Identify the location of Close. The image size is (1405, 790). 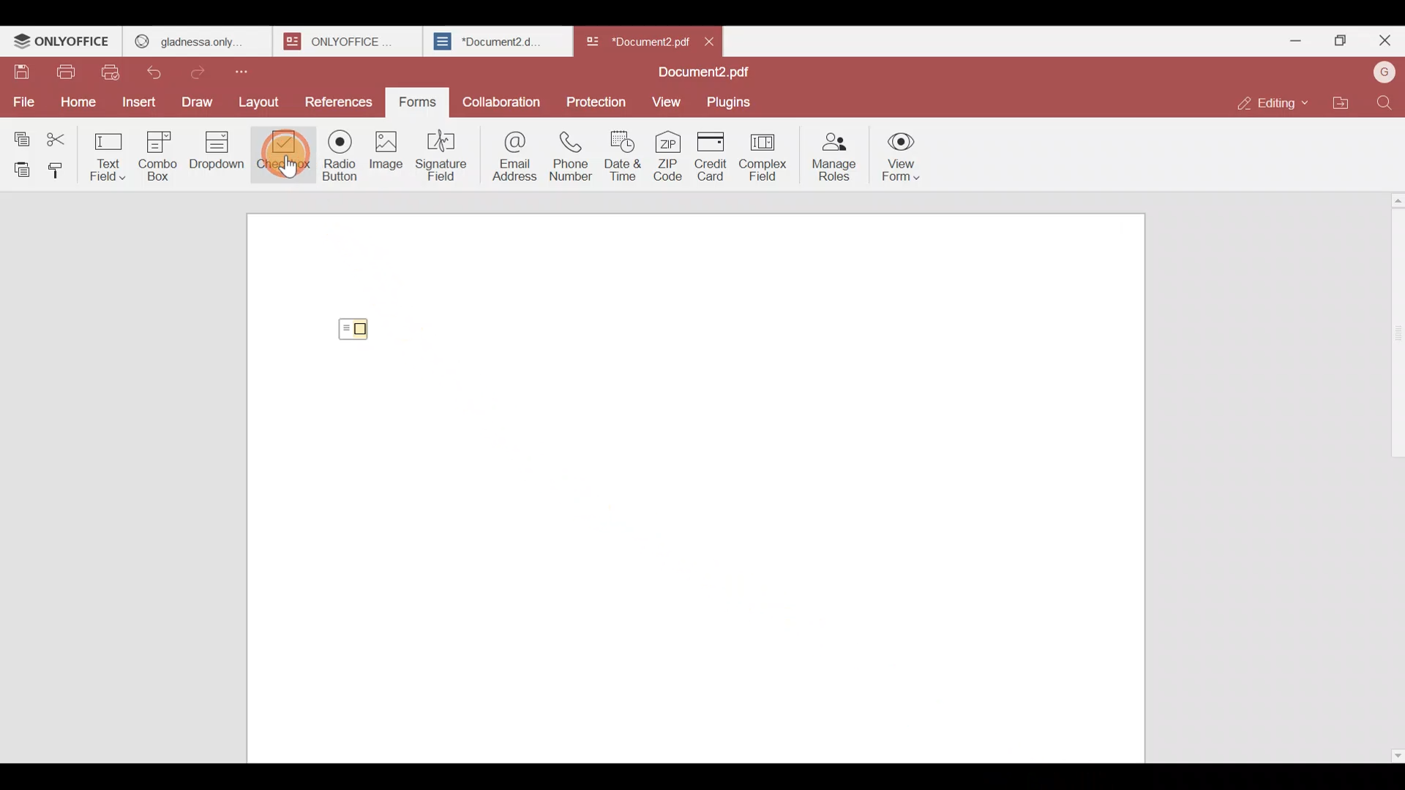
(1384, 43).